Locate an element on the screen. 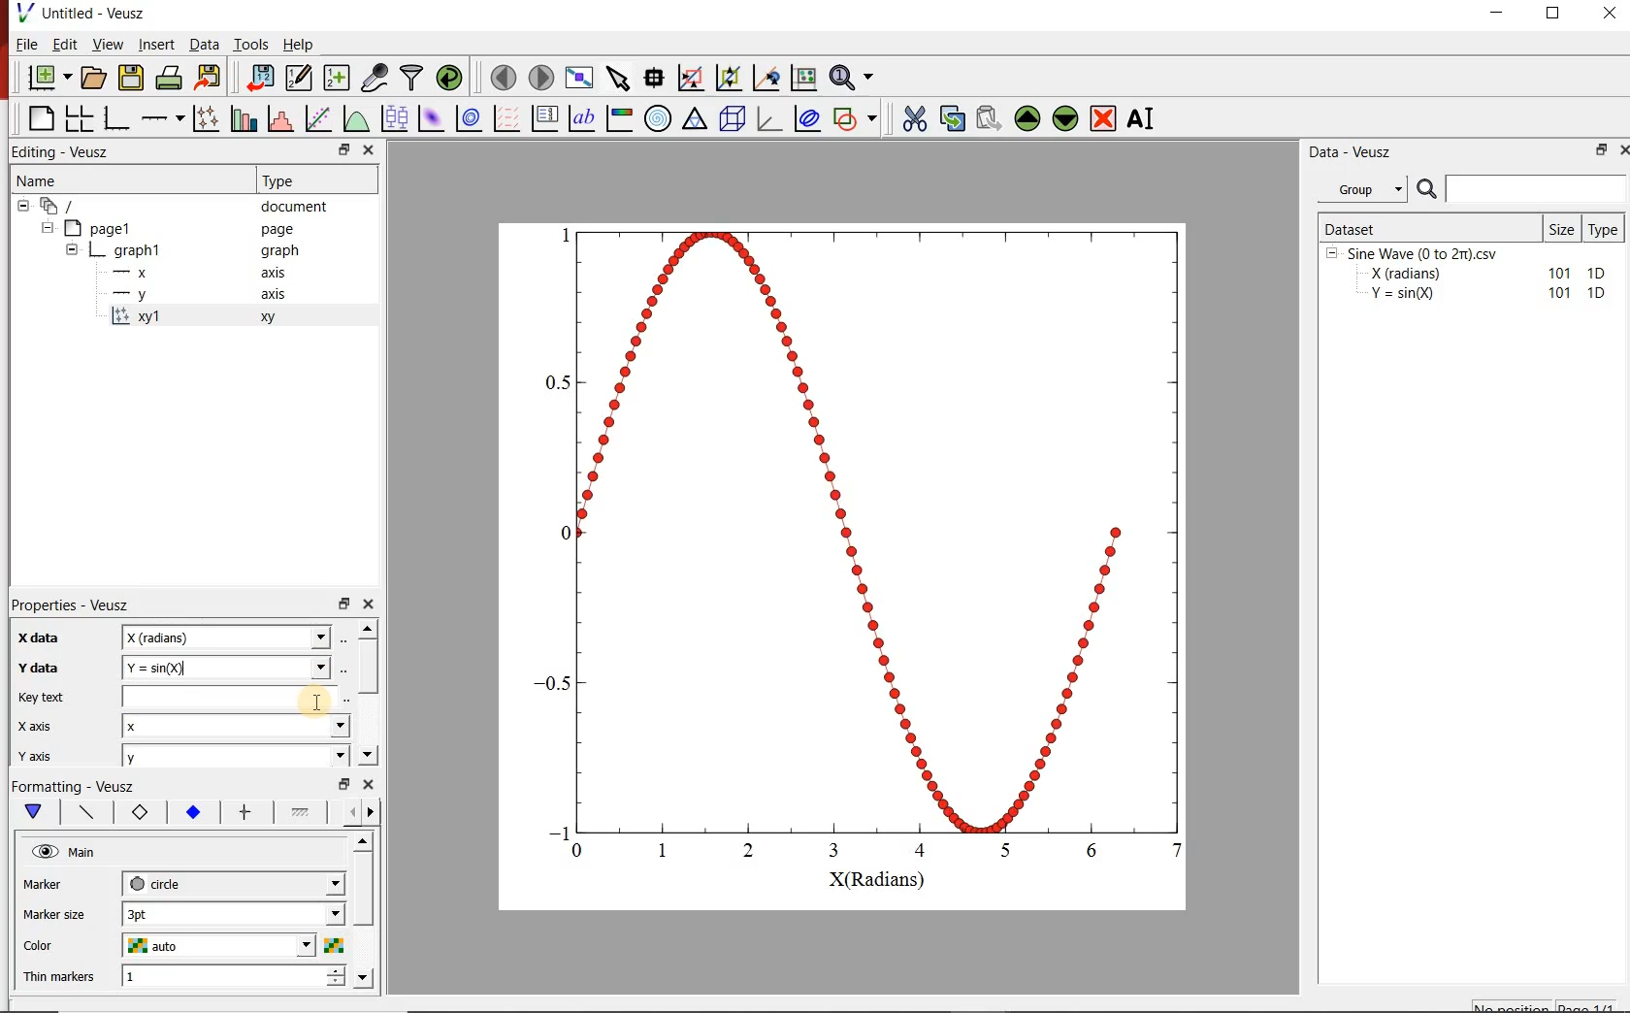  Move left is located at coordinates (349, 811).